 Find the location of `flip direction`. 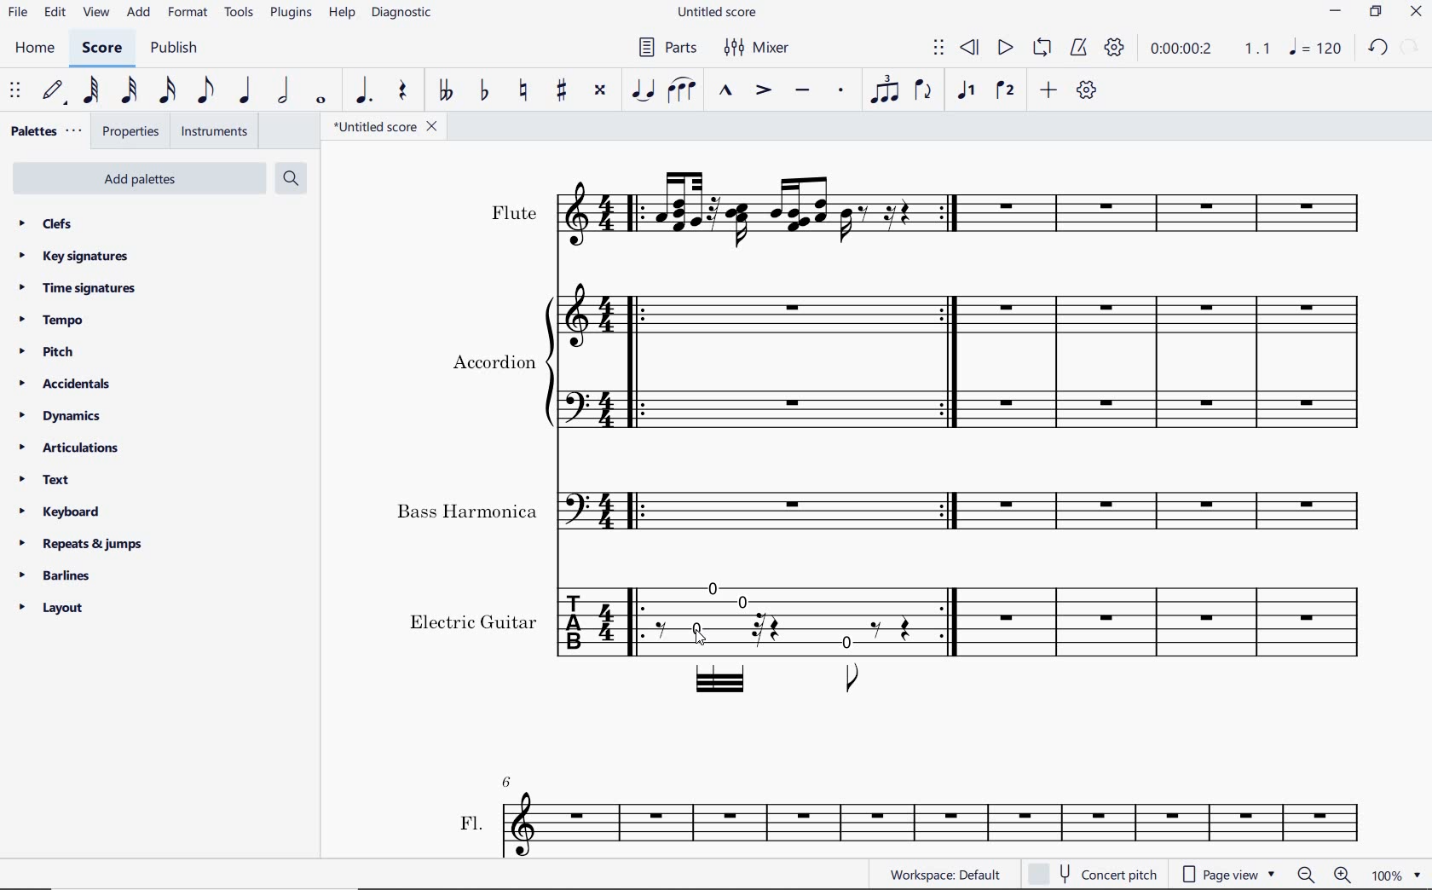

flip direction is located at coordinates (924, 90).